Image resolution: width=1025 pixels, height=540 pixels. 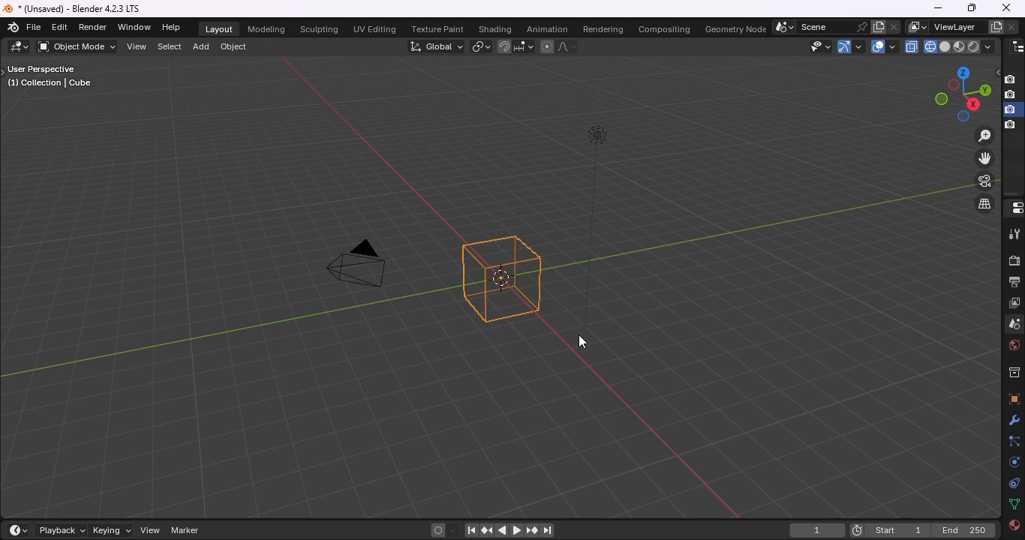 I want to click on object, so click(x=236, y=46).